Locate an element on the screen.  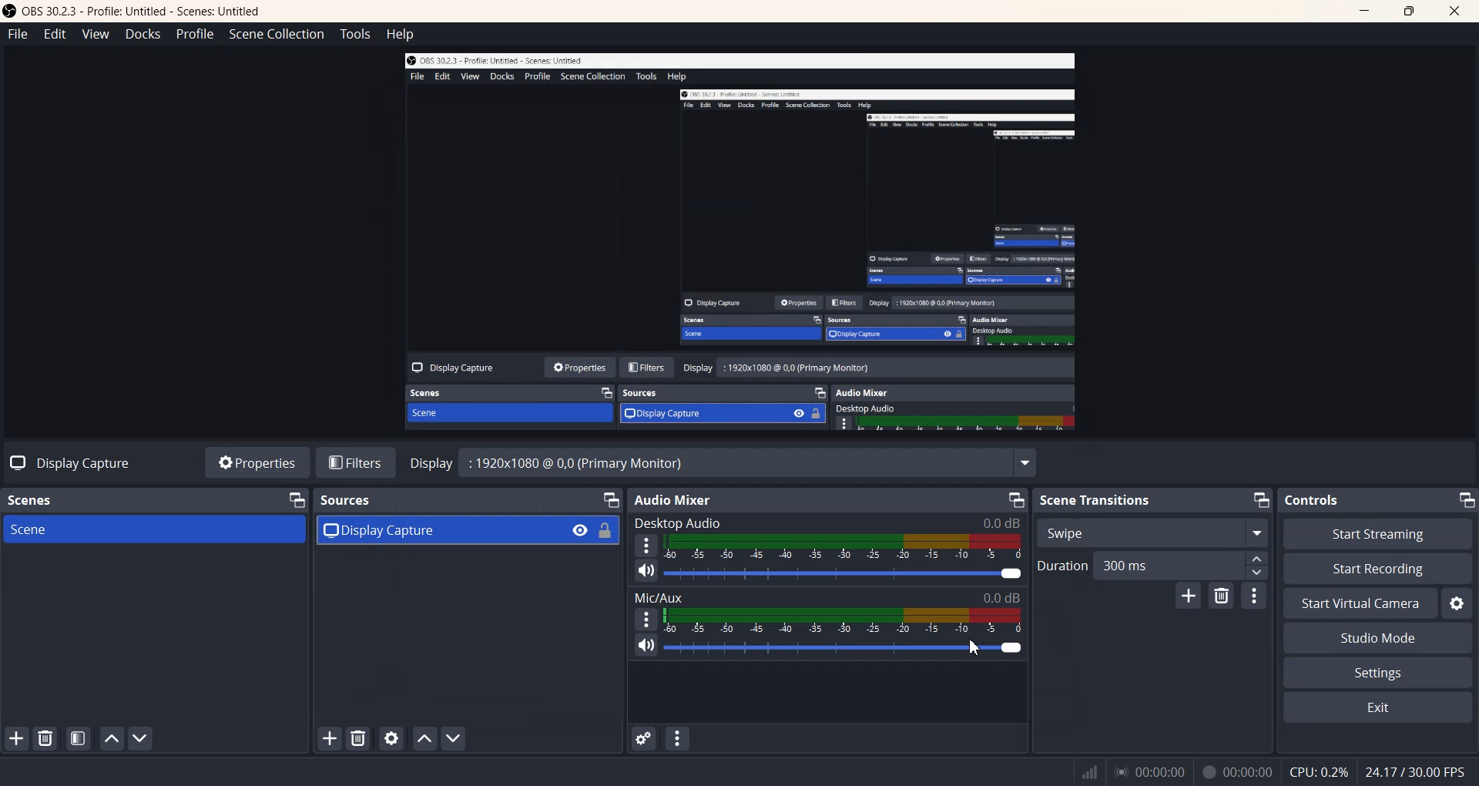
Advance Audio Properties is located at coordinates (642, 738).